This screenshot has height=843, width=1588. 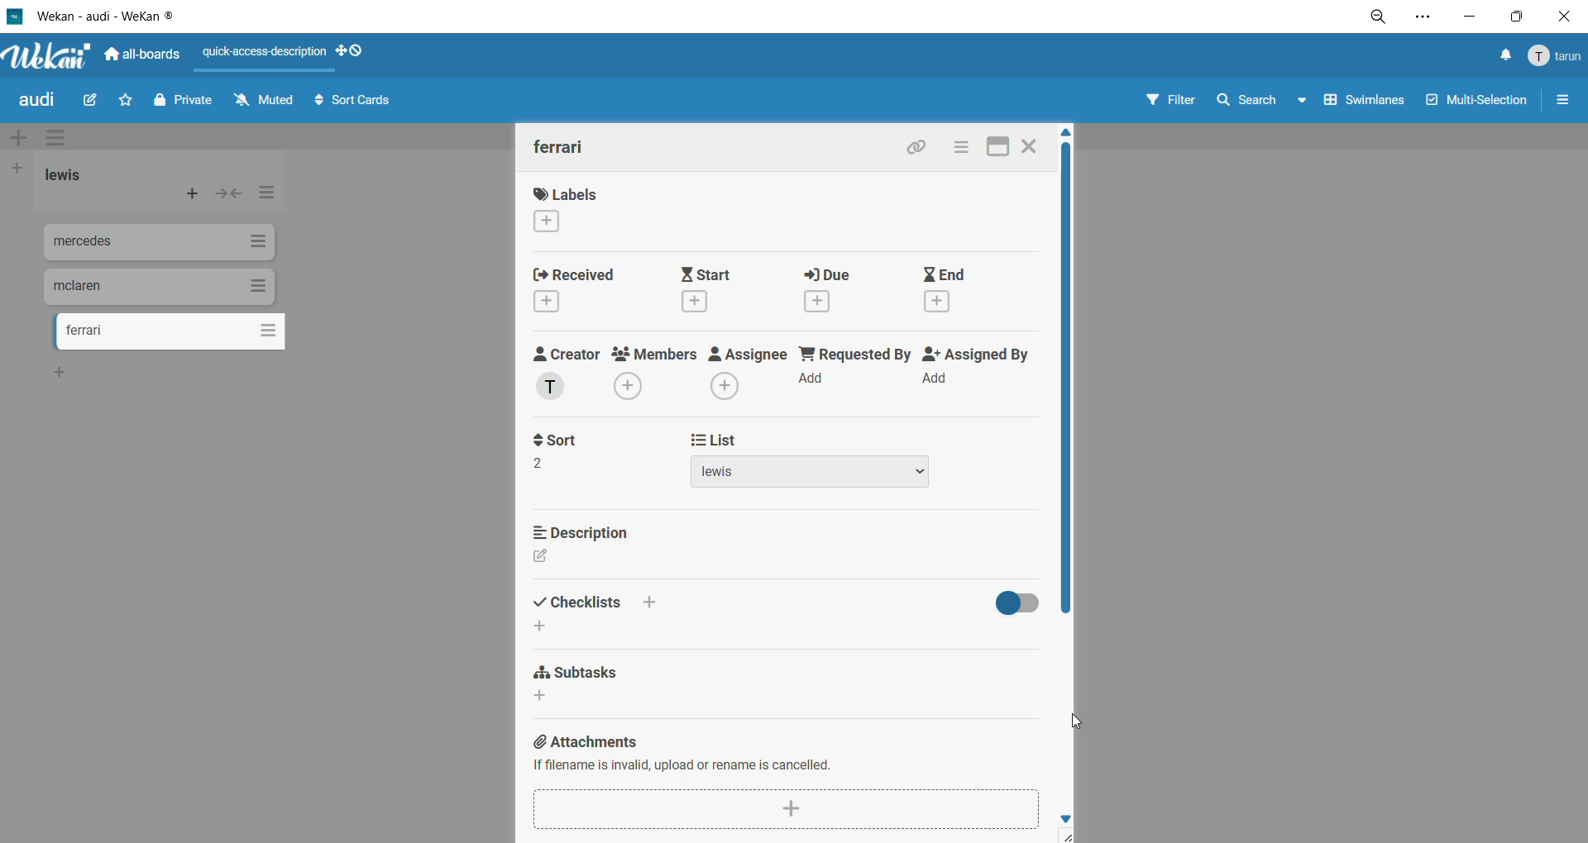 I want to click on add attachment, so click(x=785, y=807).